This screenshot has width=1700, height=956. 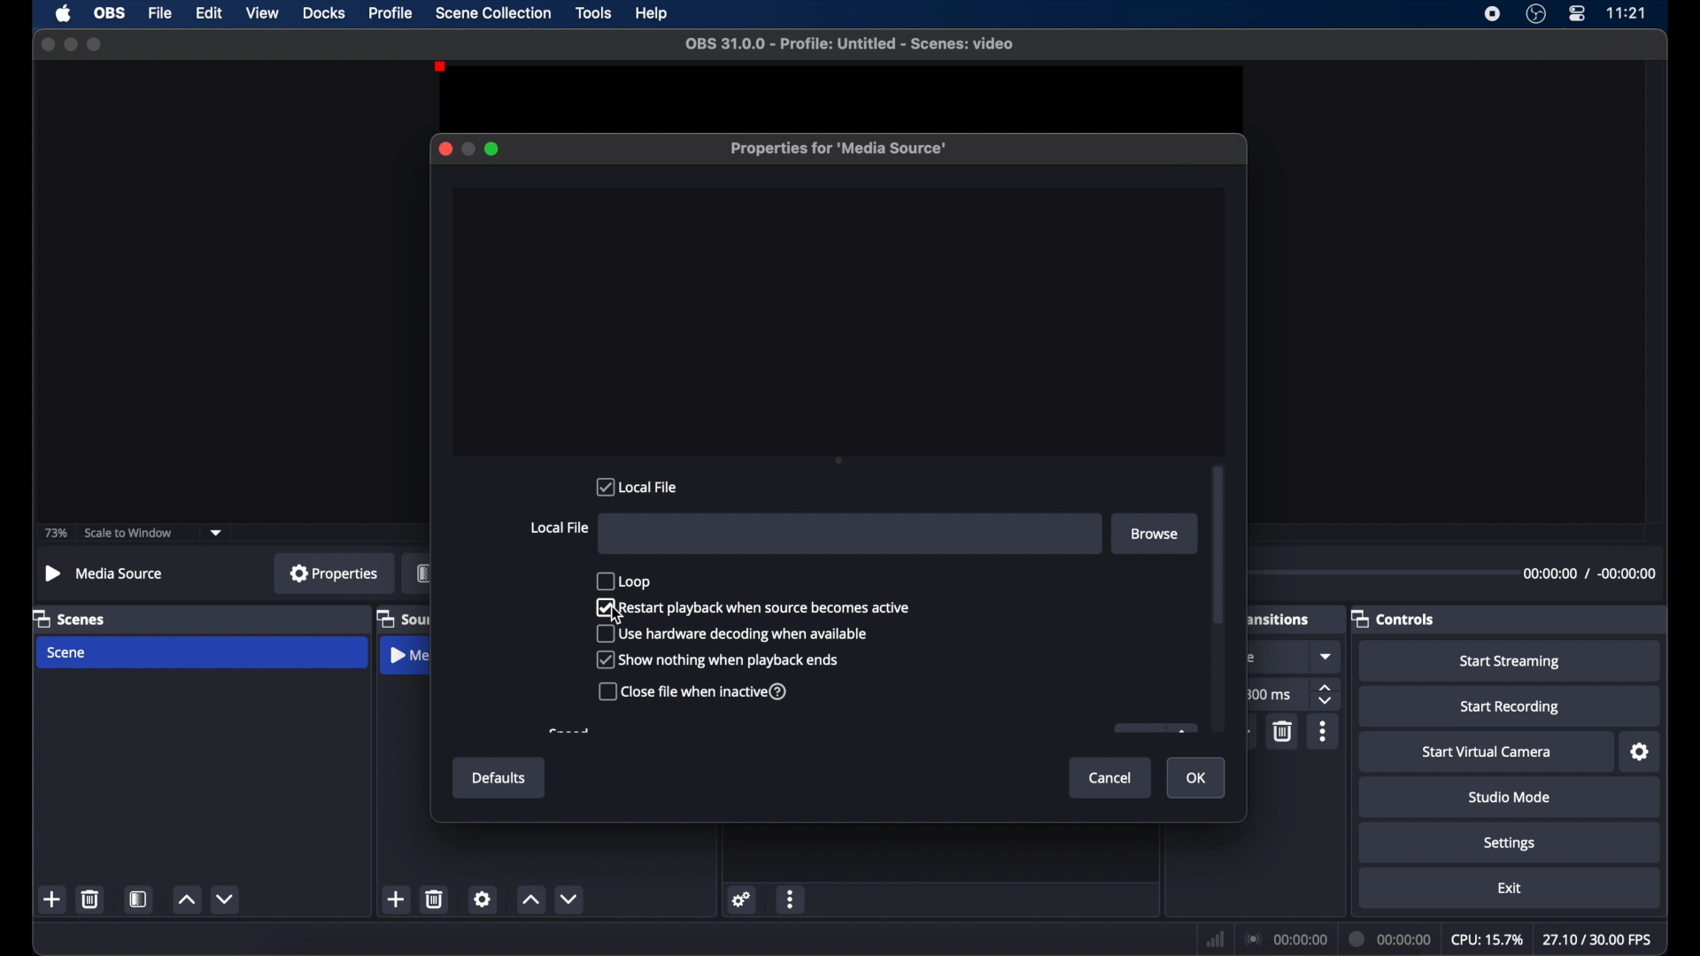 What do you see at coordinates (208, 14) in the screenshot?
I see `edit` at bounding box center [208, 14].